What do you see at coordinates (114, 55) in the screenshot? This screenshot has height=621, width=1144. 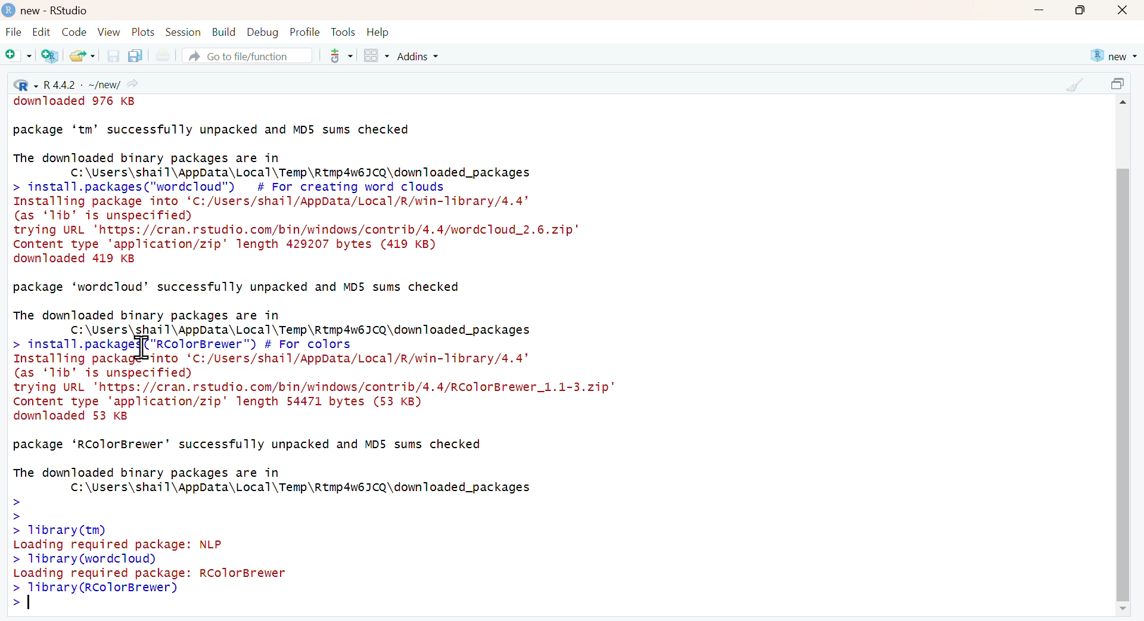 I see `Save the current document` at bounding box center [114, 55].